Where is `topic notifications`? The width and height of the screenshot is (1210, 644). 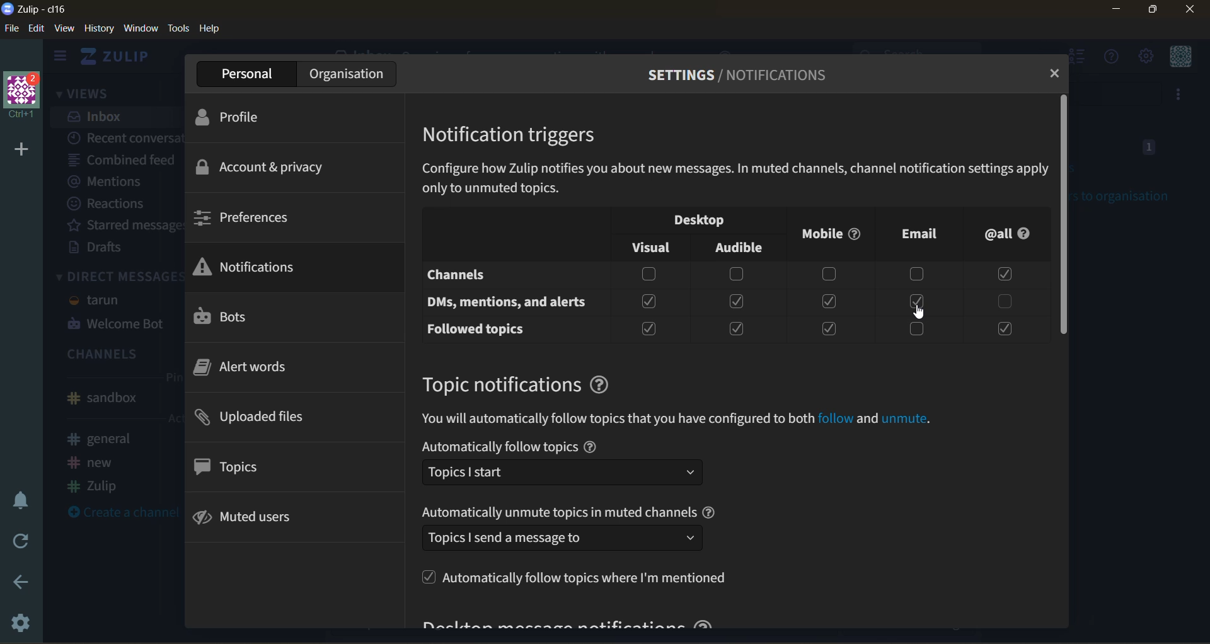 topic notifications is located at coordinates (529, 382).